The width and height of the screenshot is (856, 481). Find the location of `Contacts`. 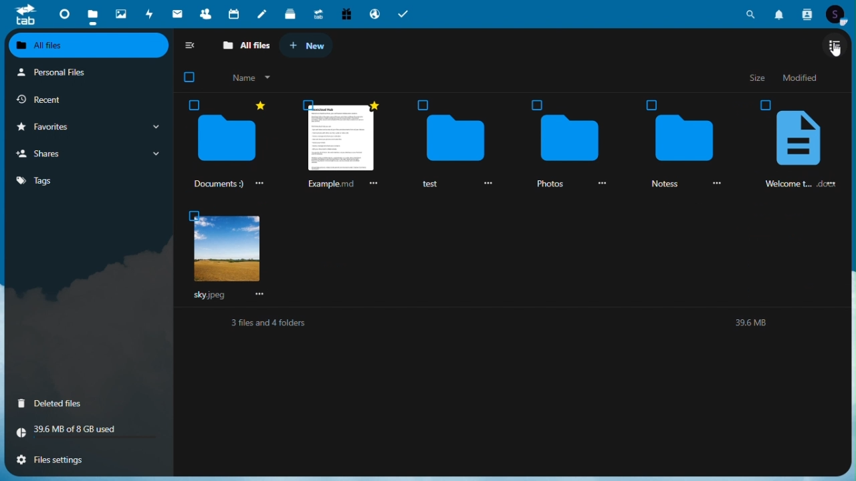

Contacts is located at coordinates (807, 14).